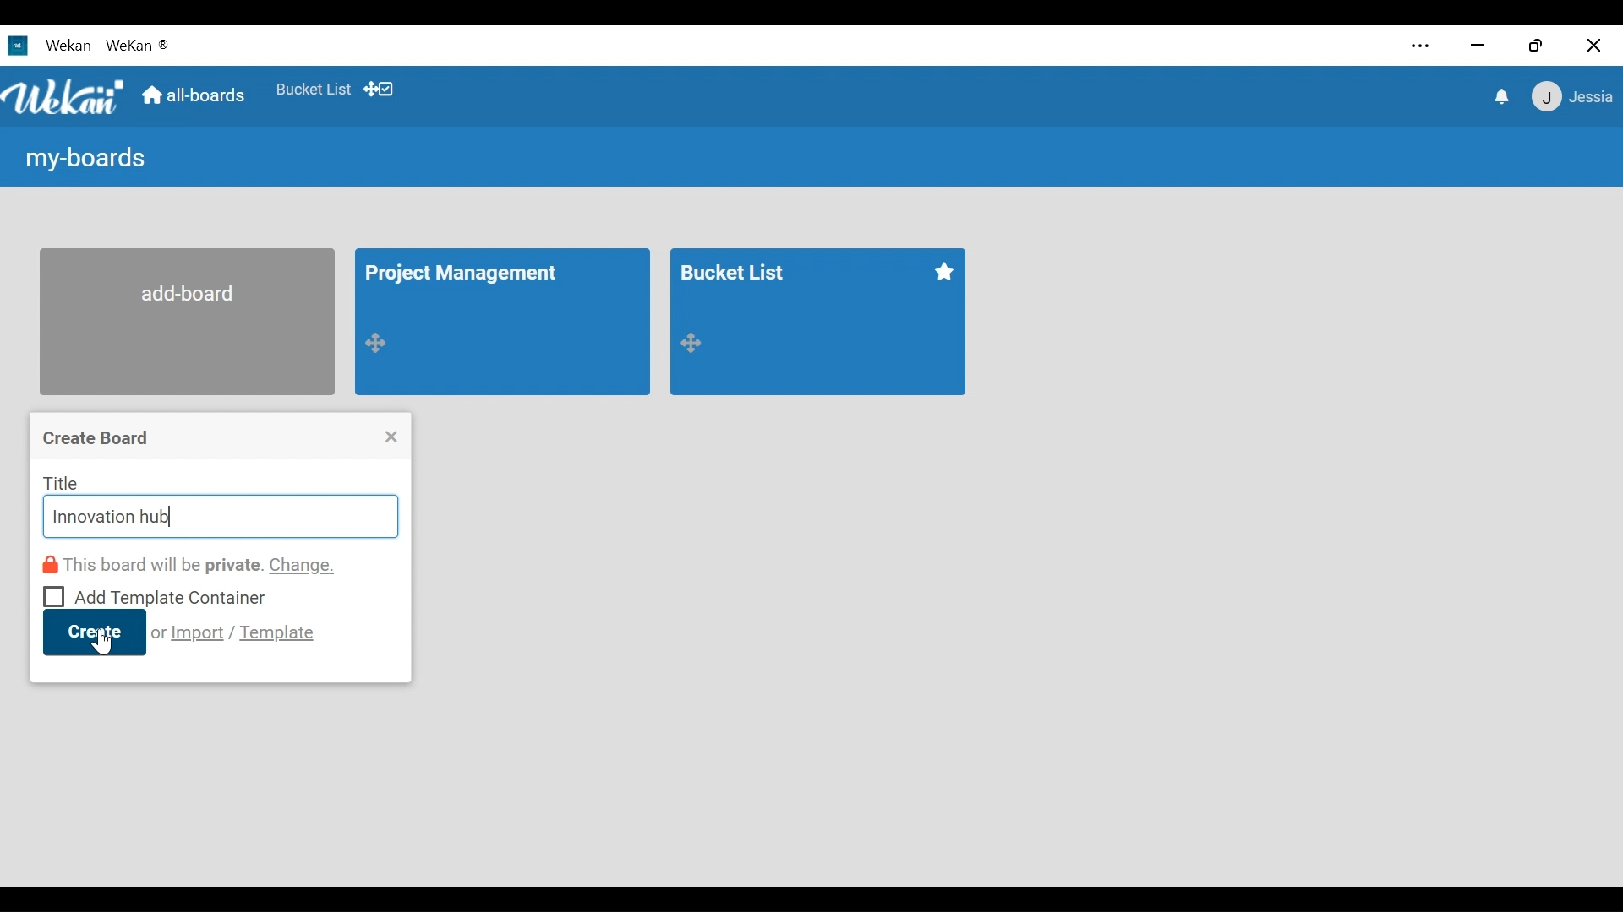  Describe the element at coordinates (1593, 45) in the screenshot. I see `Close` at that location.